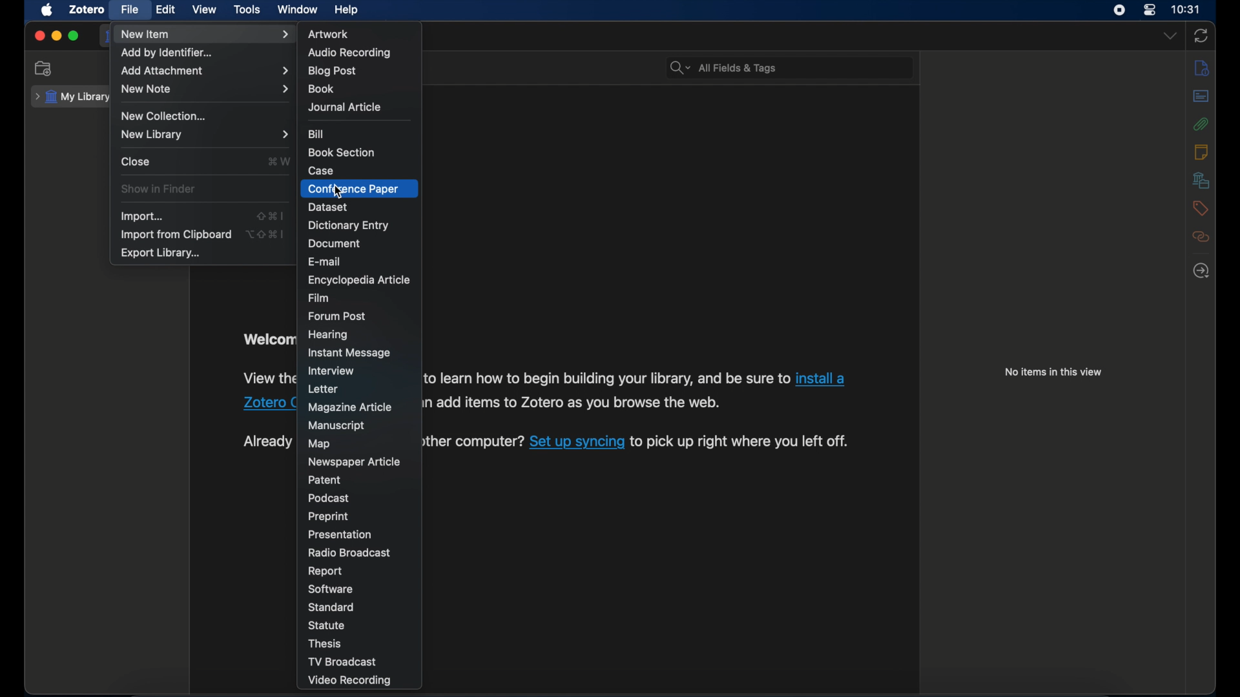 This screenshot has height=697, width=1240. I want to click on add attachment, so click(205, 71).